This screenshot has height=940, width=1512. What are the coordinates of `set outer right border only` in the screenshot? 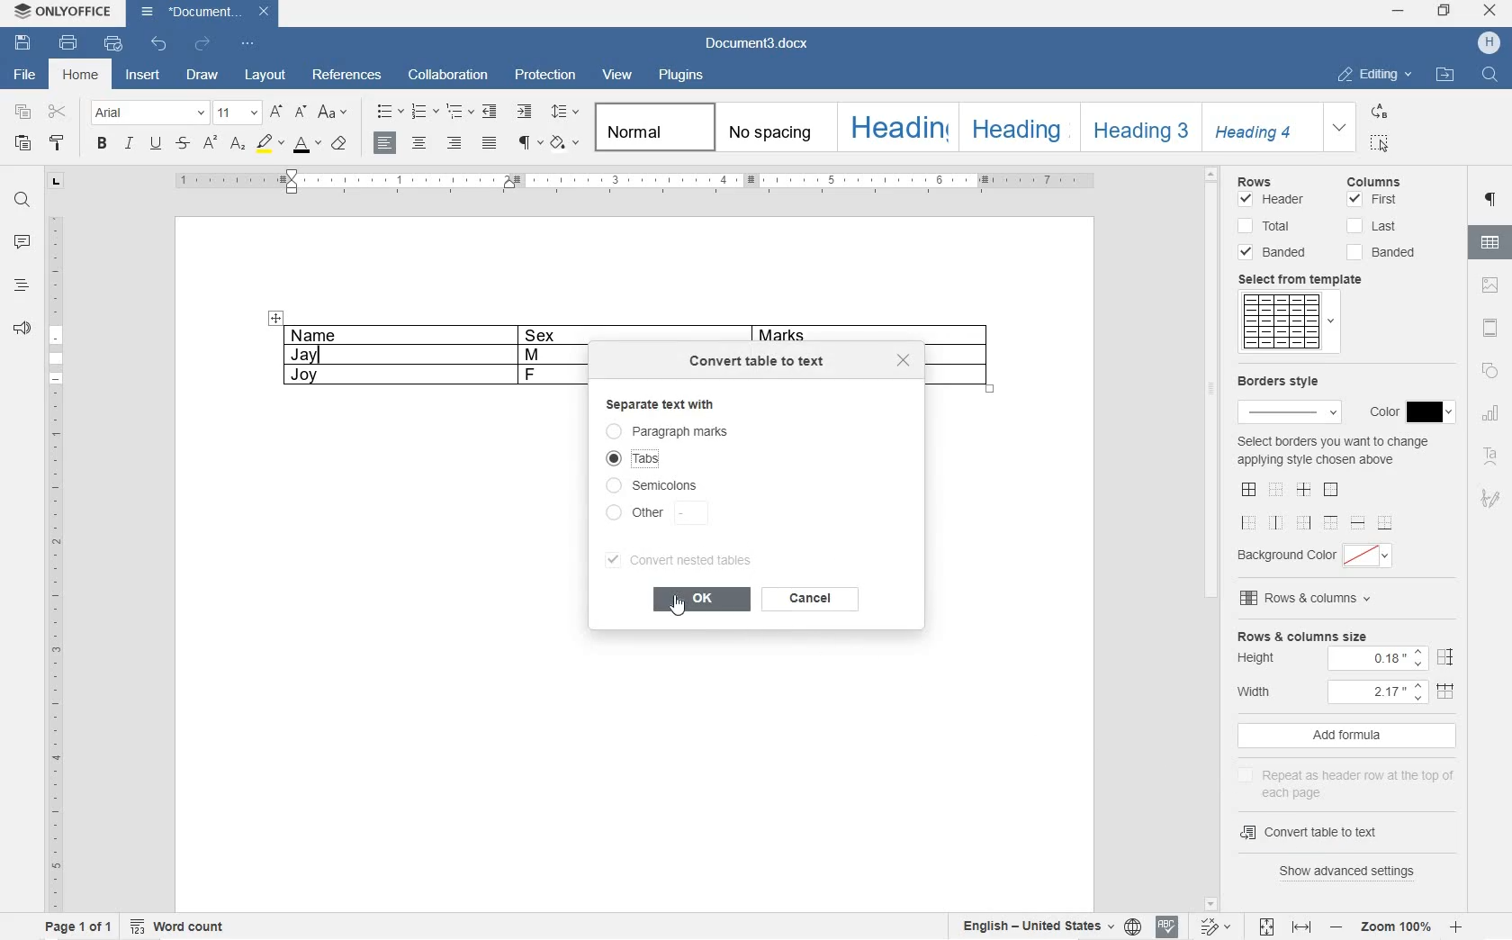 It's located at (1302, 521).